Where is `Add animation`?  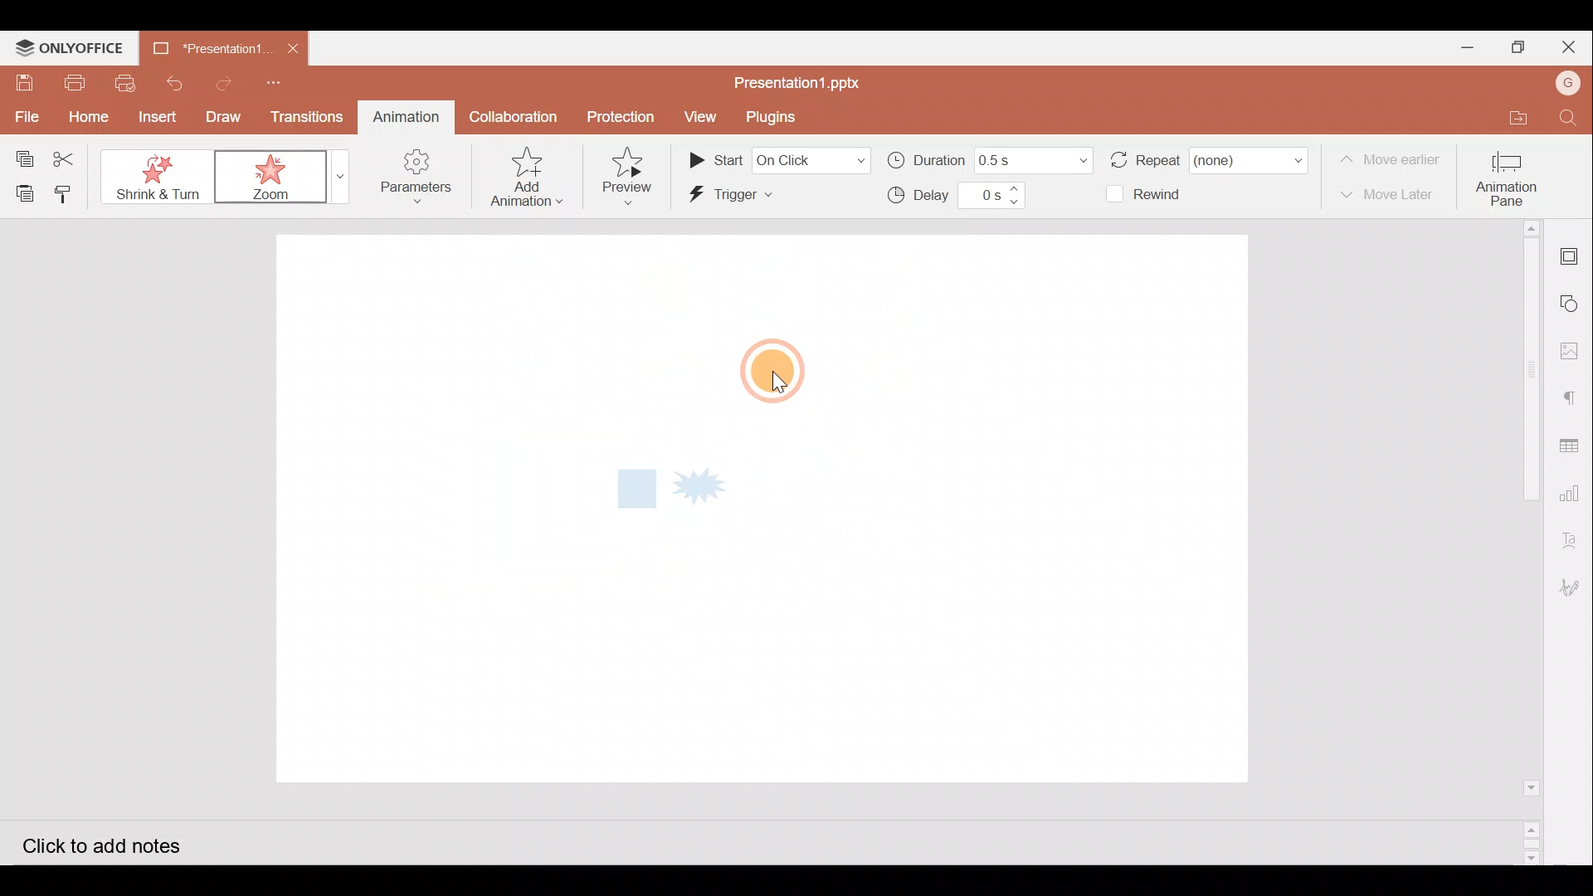 Add animation is located at coordinates (529, 178).